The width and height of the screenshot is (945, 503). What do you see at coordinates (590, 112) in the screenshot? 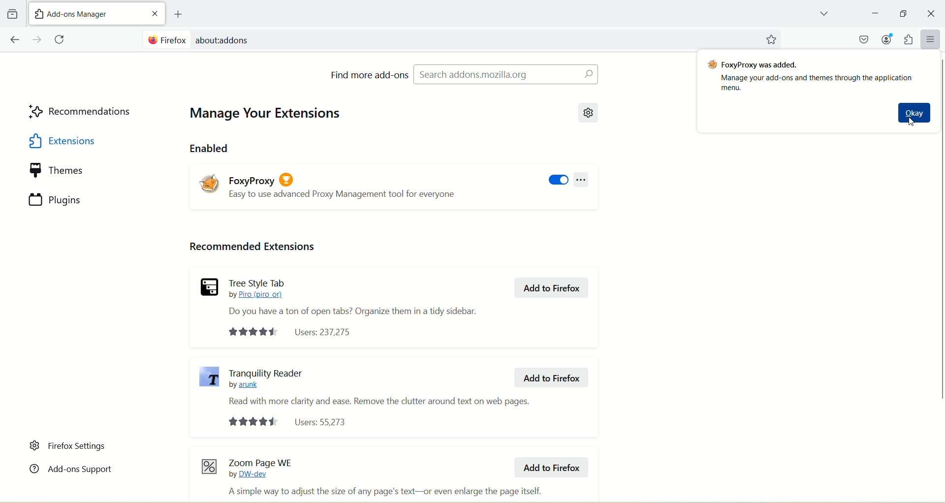
I see `Settings` at bounding box center [590, 112].